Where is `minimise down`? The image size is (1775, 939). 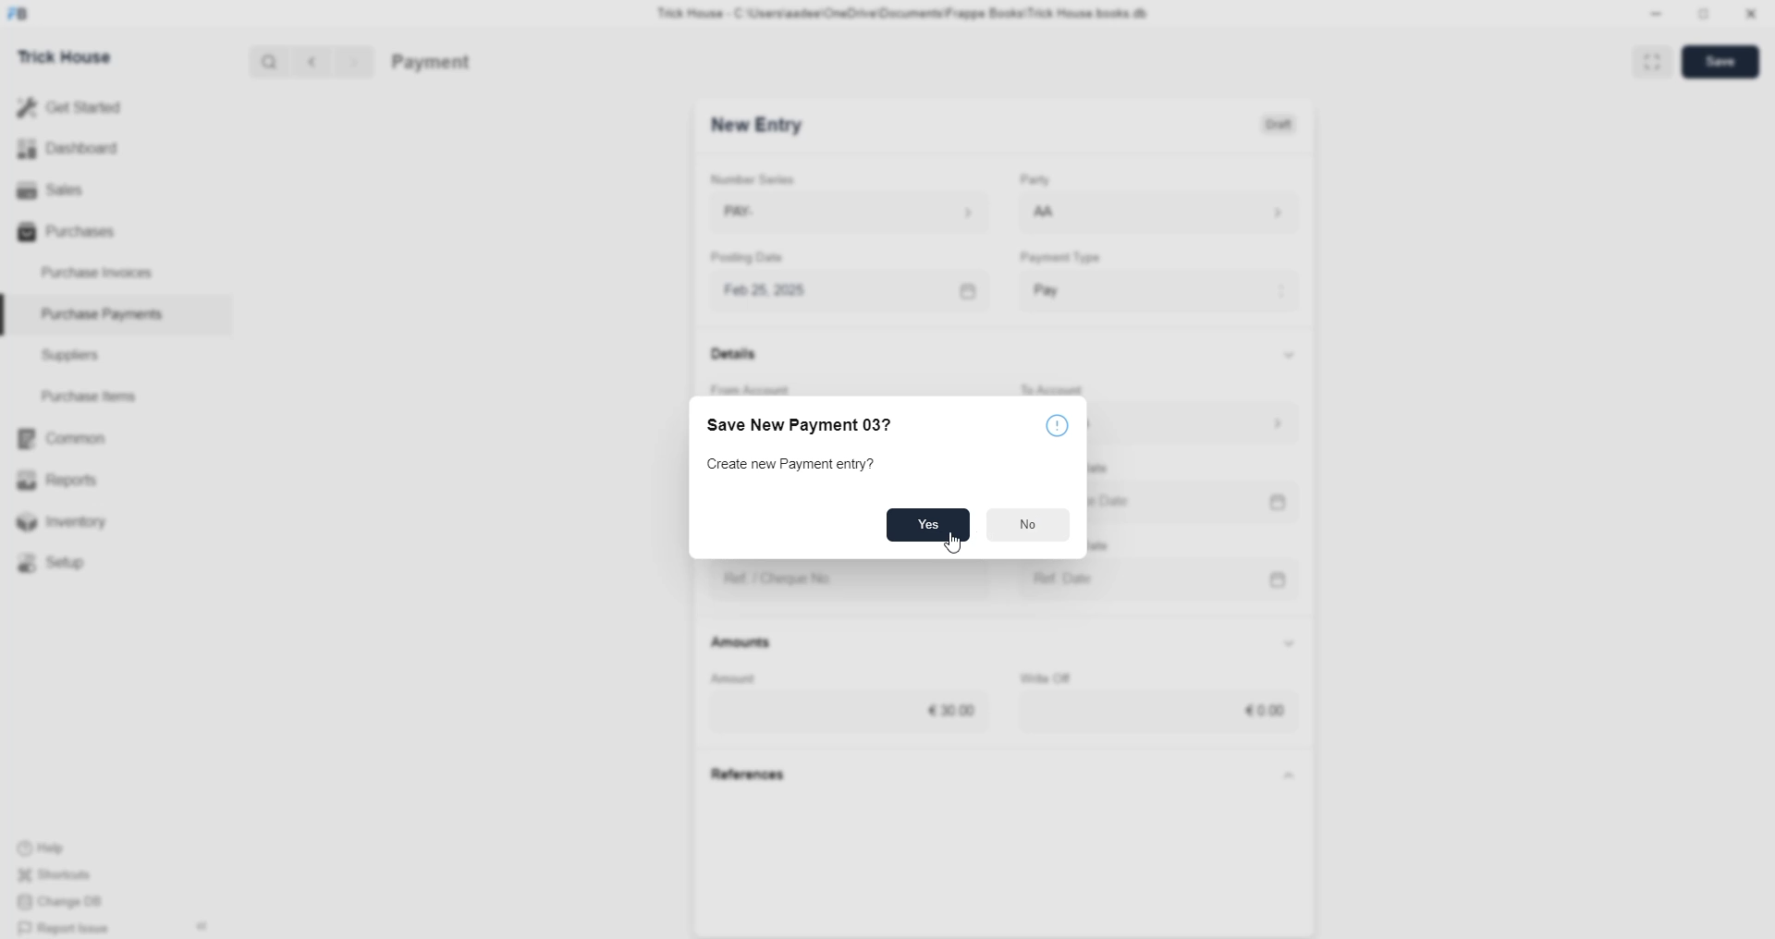
minimise down is located at coordinates (1653, 14).